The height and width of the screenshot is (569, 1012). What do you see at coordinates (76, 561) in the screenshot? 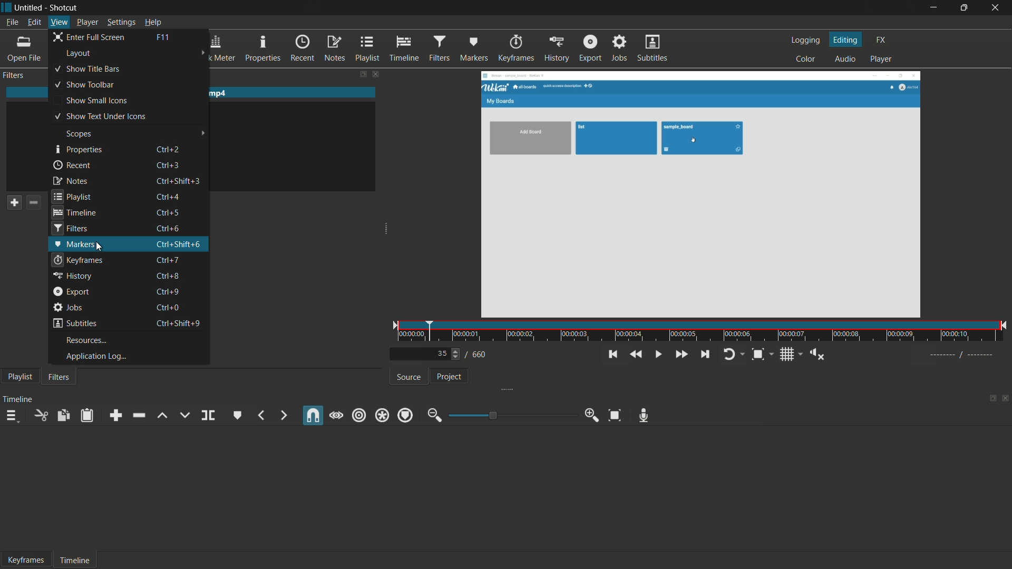
I see `timeline` at bounding box center [76, 561].